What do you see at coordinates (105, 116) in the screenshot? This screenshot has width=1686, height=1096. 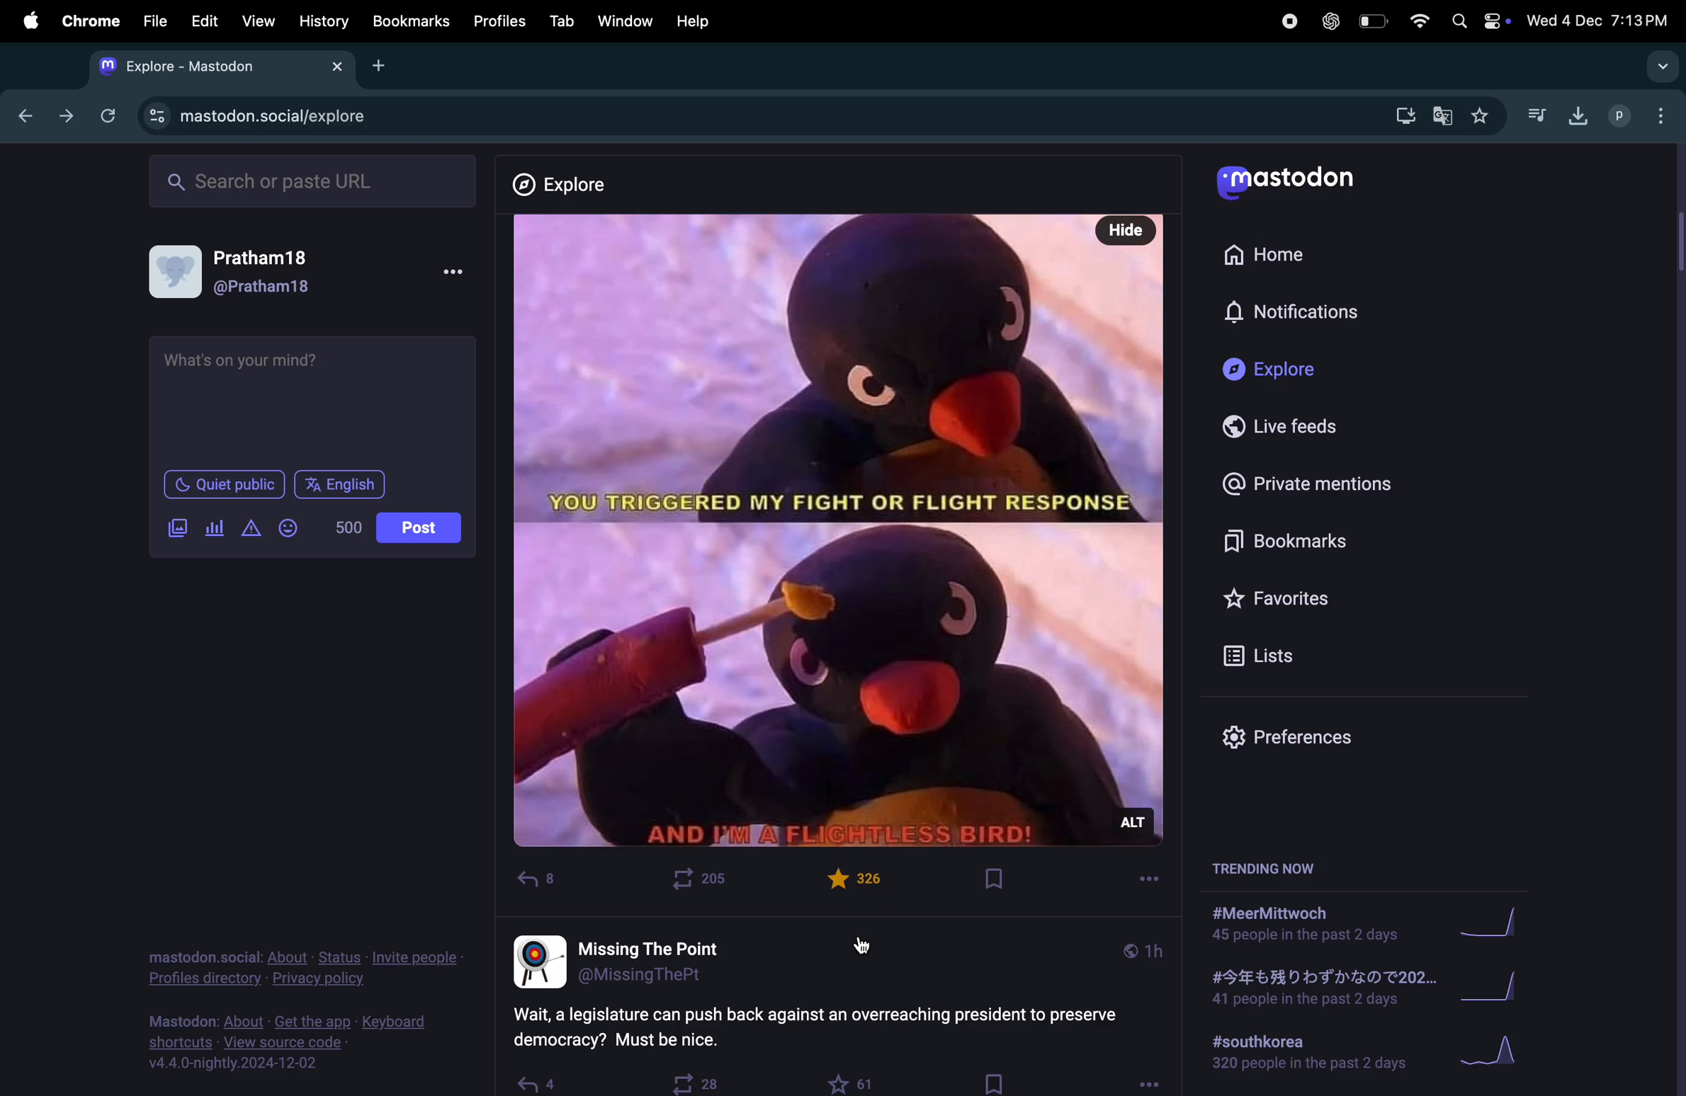 I see `refresh` at bounding box center [105, 116].